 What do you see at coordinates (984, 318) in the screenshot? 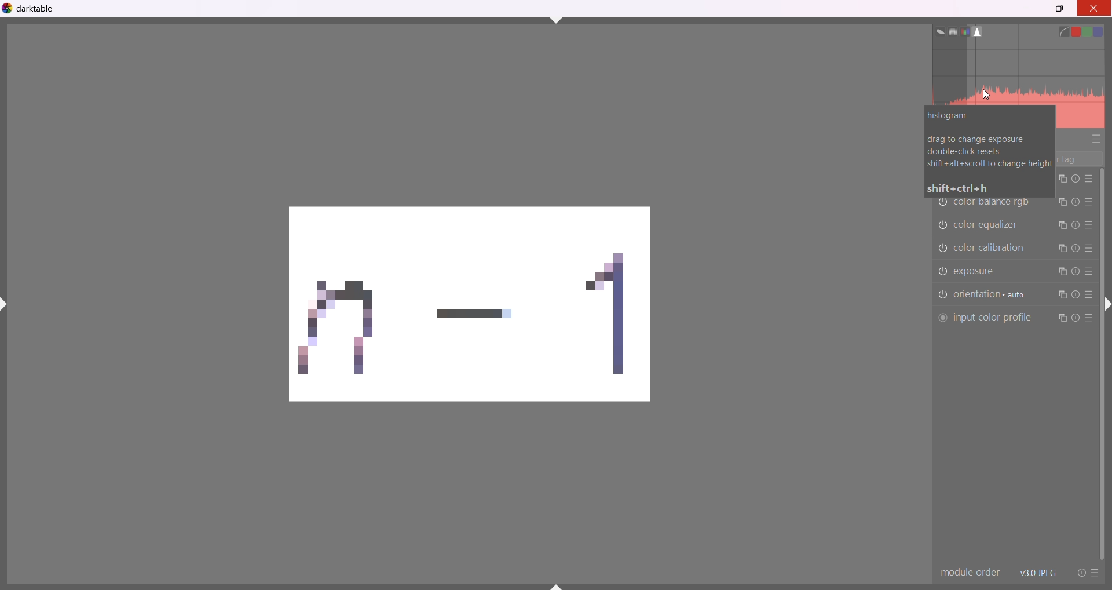
I see `input color profile` at bounding box center [984, 318].